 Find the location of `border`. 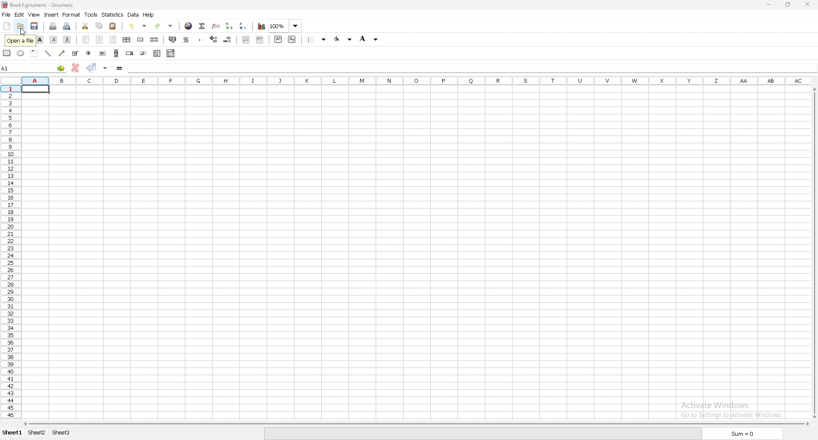

border is located at coordinates (317, 39).